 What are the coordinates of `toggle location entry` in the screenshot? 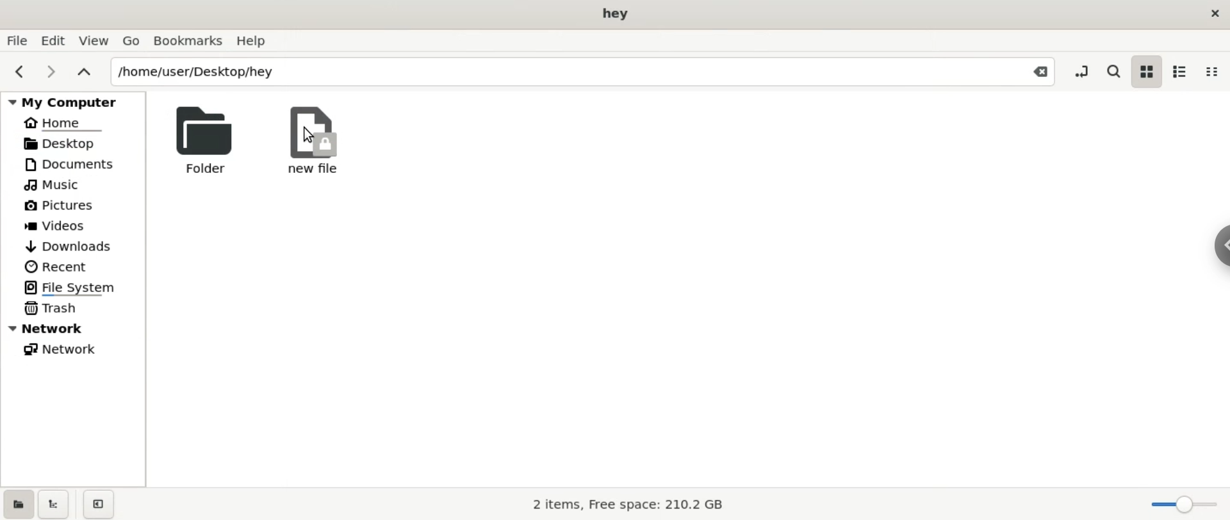 It's located at (1084, 70).